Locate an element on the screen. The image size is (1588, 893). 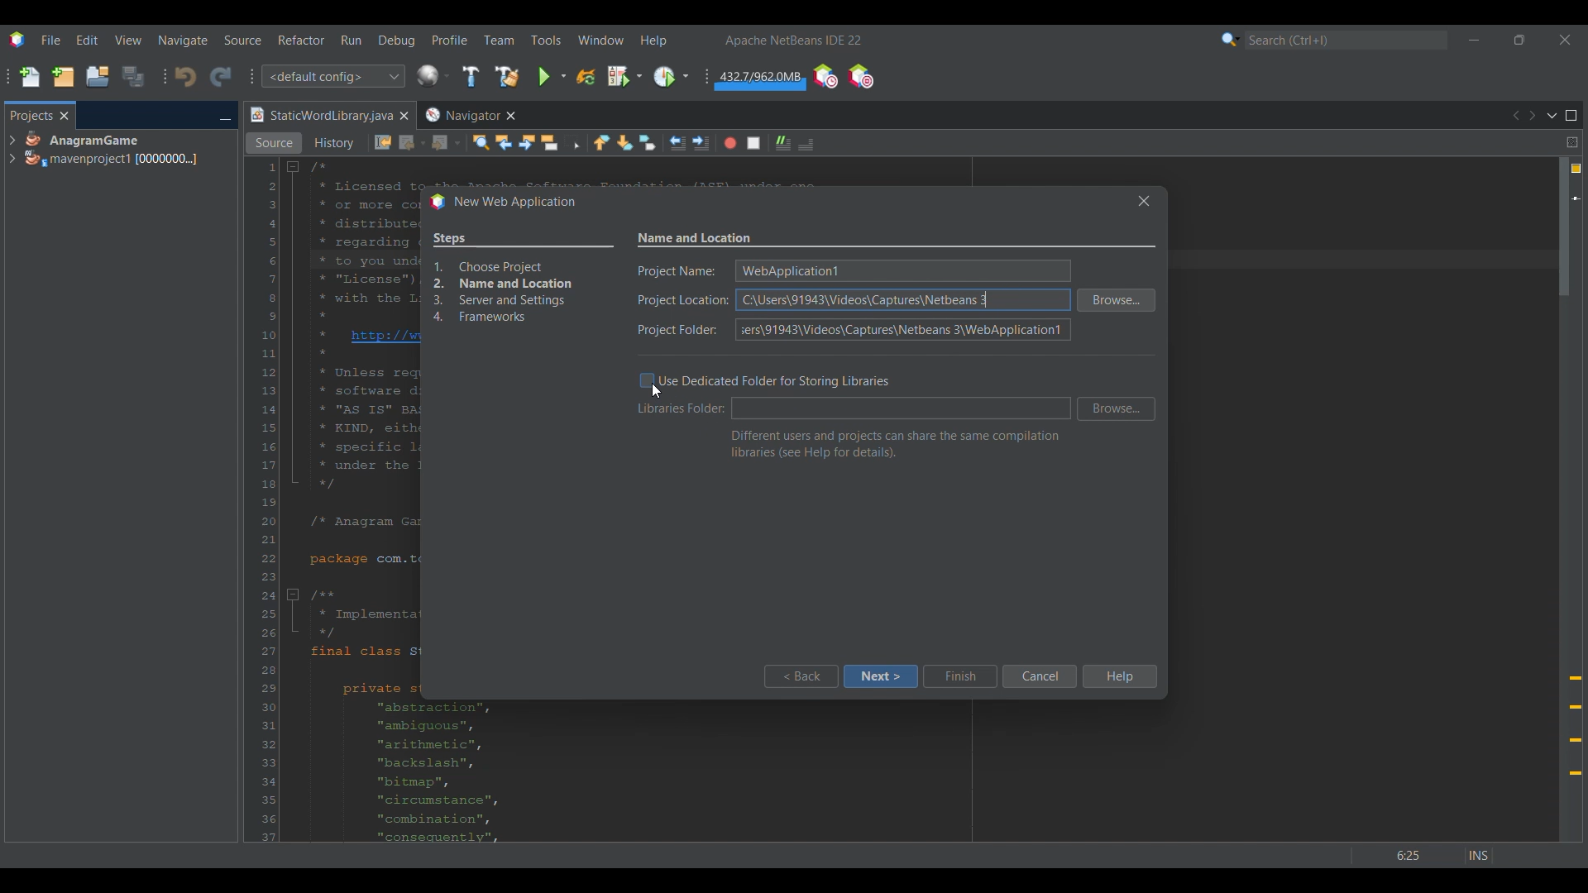
Back is located at coordinates (413, 143).